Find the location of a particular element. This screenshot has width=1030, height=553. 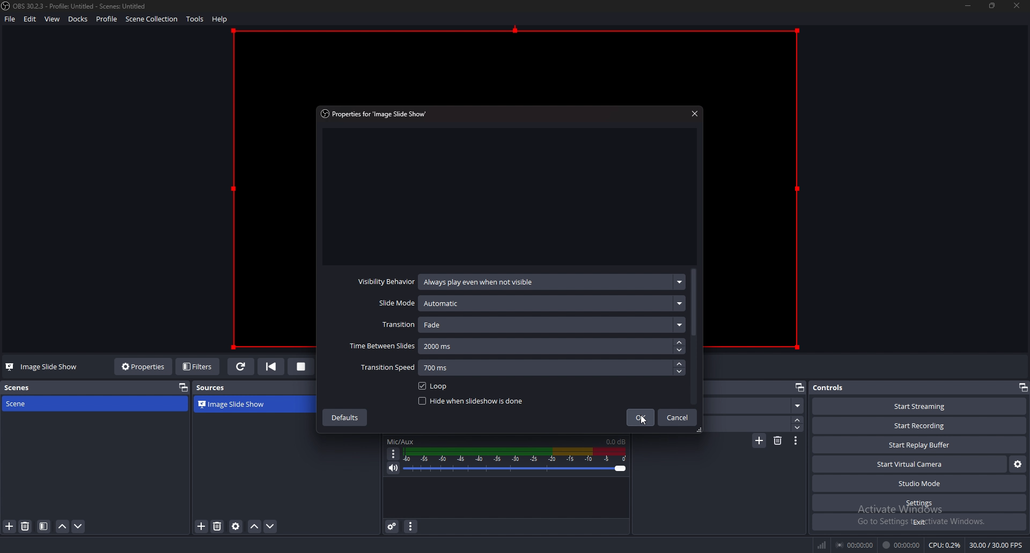

options is located at coordinates (394, 453).